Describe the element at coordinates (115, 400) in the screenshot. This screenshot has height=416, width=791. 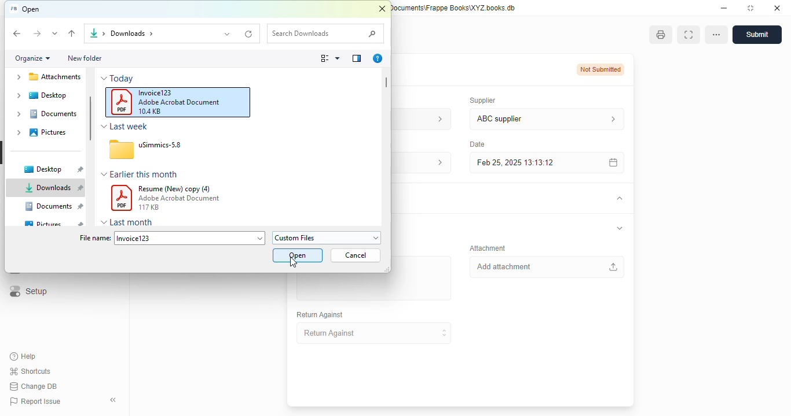
I see `toggle sidebar` at that location.